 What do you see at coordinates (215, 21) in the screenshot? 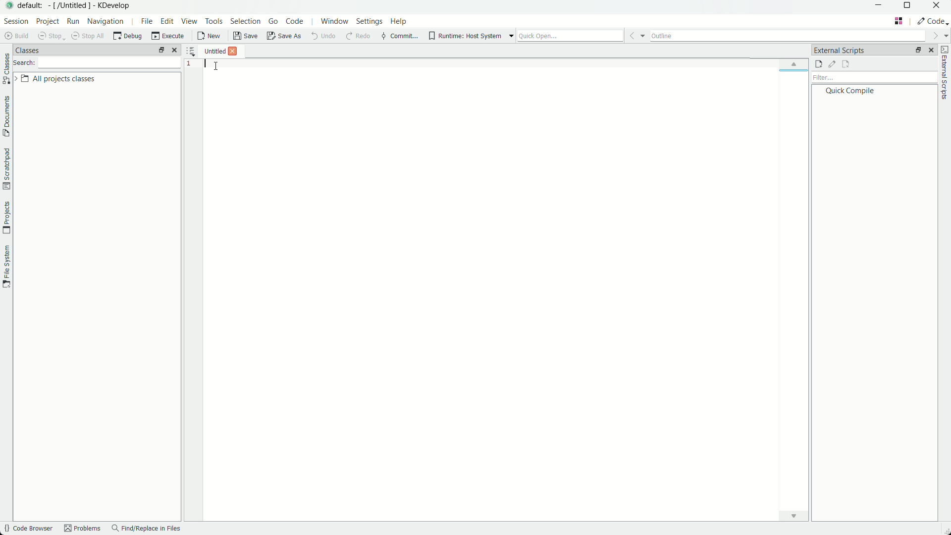
I see `tools` at bounding box center [215, 21].